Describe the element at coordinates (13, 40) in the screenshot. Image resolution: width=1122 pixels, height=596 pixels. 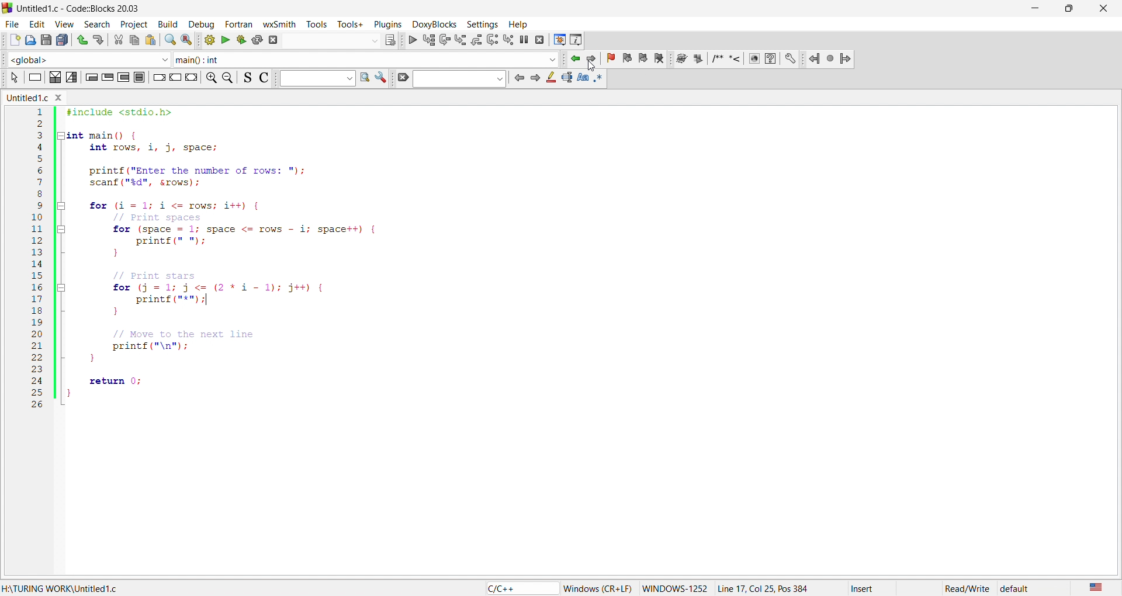
I see `new file` at that location.